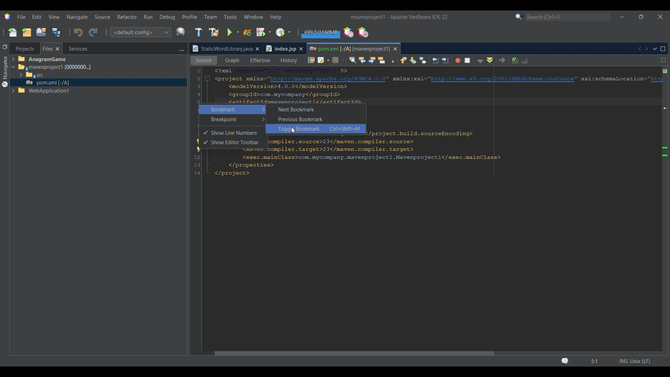 The image size is (670, 377). Describe the element at coordinates (199, 146) in the screenshot. I see `Convert to release option for strict compatibility checks` at that location.